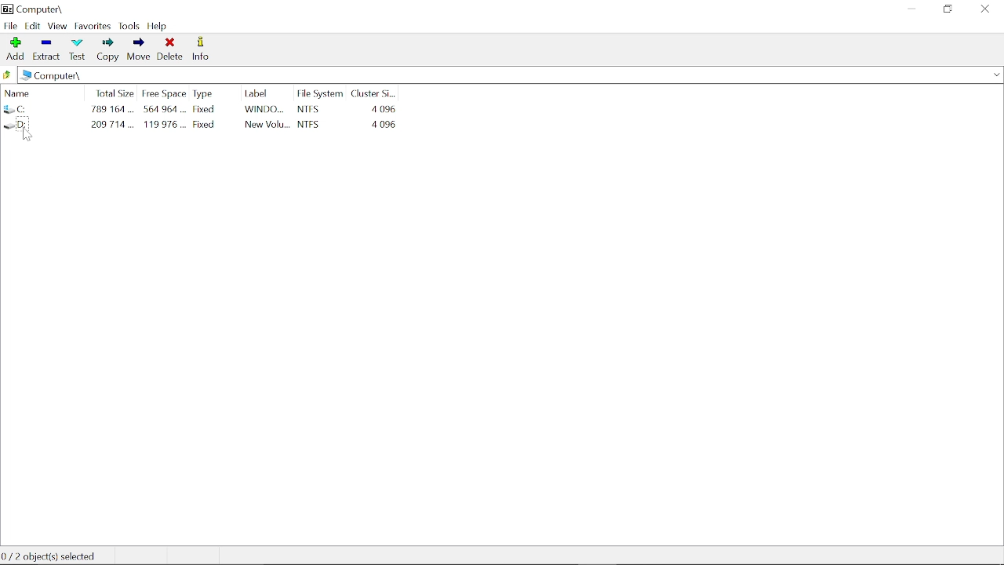 The height and width of the screenshot is (565, 1004). Describe the element at coordinates (77, 49) in the screenshot. I see `test` at that location.